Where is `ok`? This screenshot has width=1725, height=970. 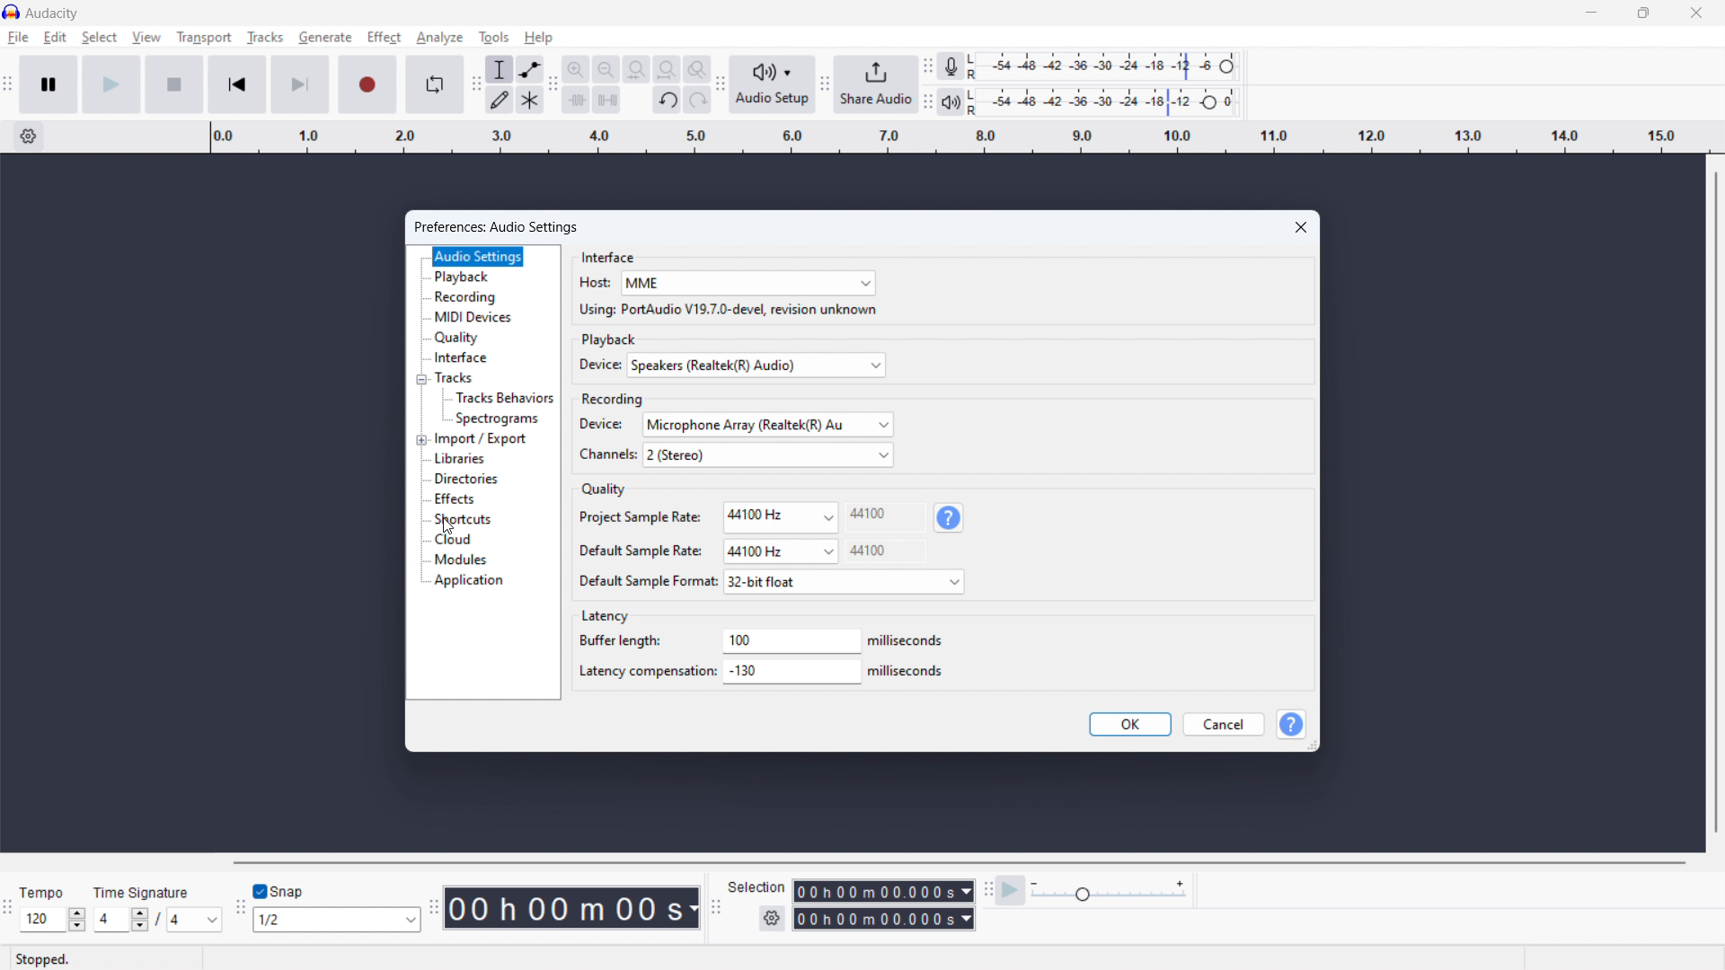
ok is located at coordinates (1130, 724).